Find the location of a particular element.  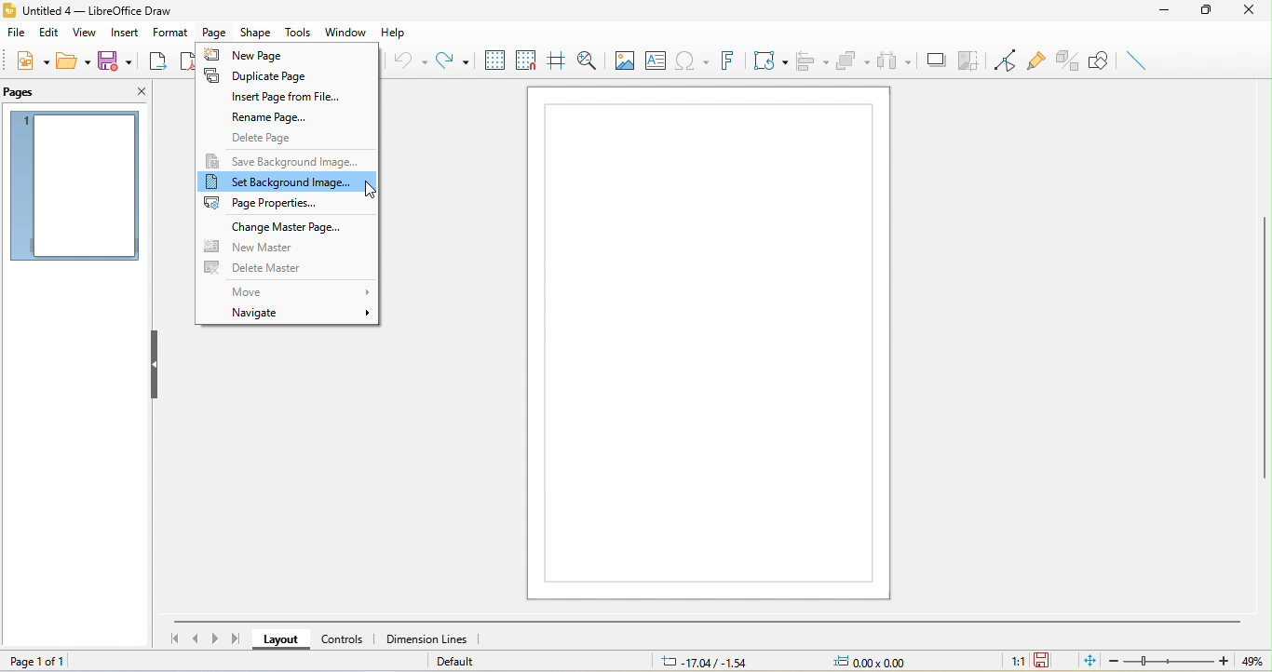

align object is located at coordinates (812, 60).